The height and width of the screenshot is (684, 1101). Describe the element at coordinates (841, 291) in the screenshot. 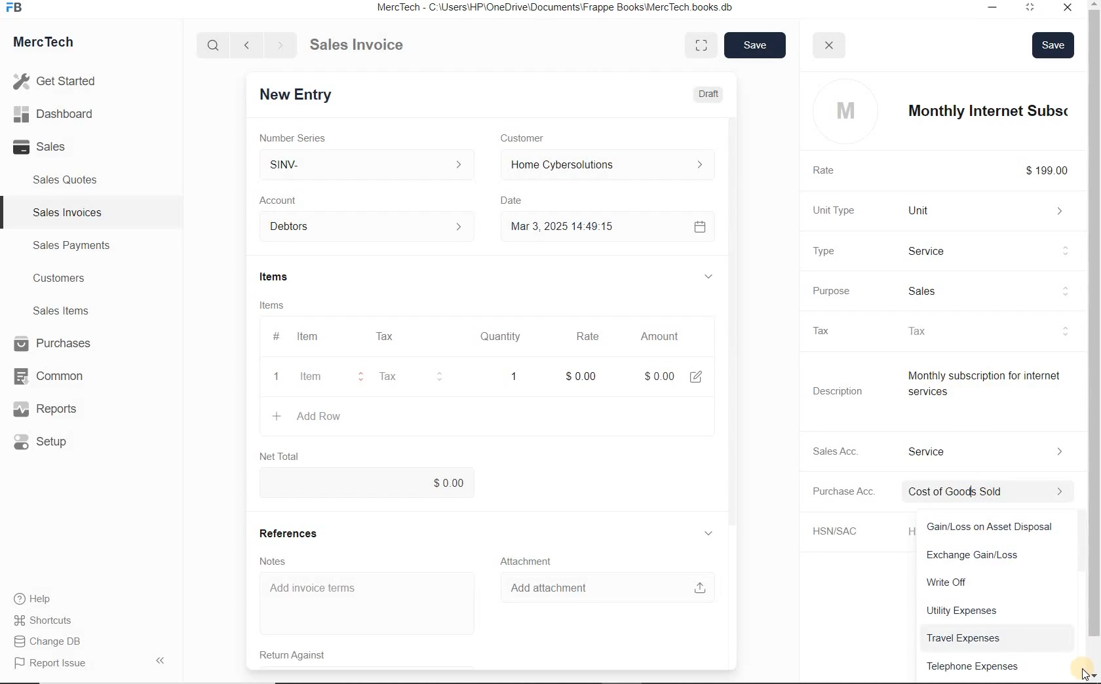

I see `Purpose` at that location.